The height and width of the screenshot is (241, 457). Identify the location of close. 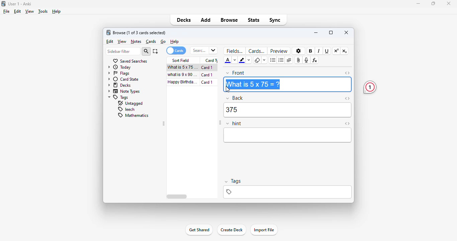
(449, 4).